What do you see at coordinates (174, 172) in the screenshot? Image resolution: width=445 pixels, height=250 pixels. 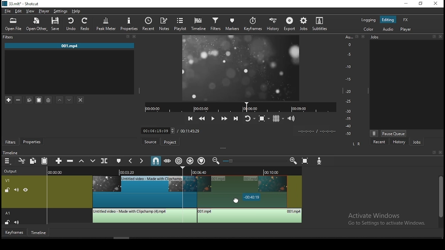 I see `timestamps` at bounding box center [174, 172].